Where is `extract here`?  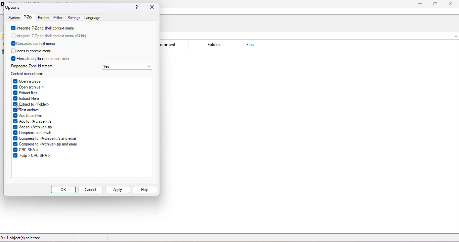
extract here is located at coordinates (30, 98).